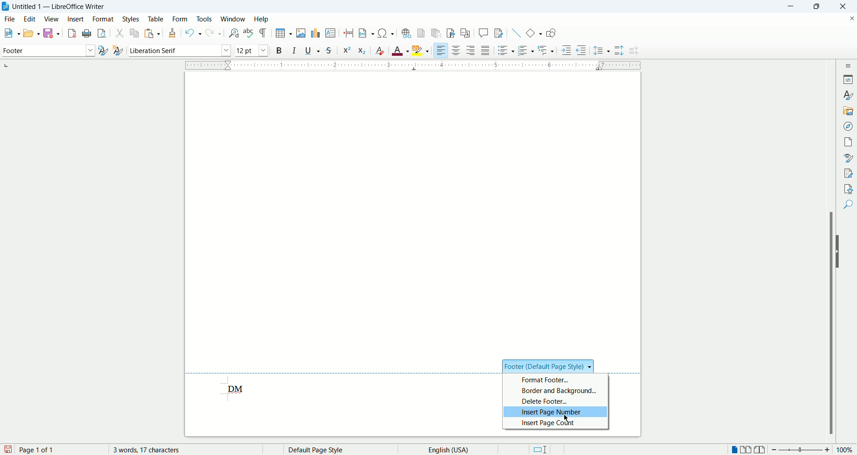  What do you see at coordinates (413, 64) in the screenshot?
I see `ruler` at bounding box center [413, 64].